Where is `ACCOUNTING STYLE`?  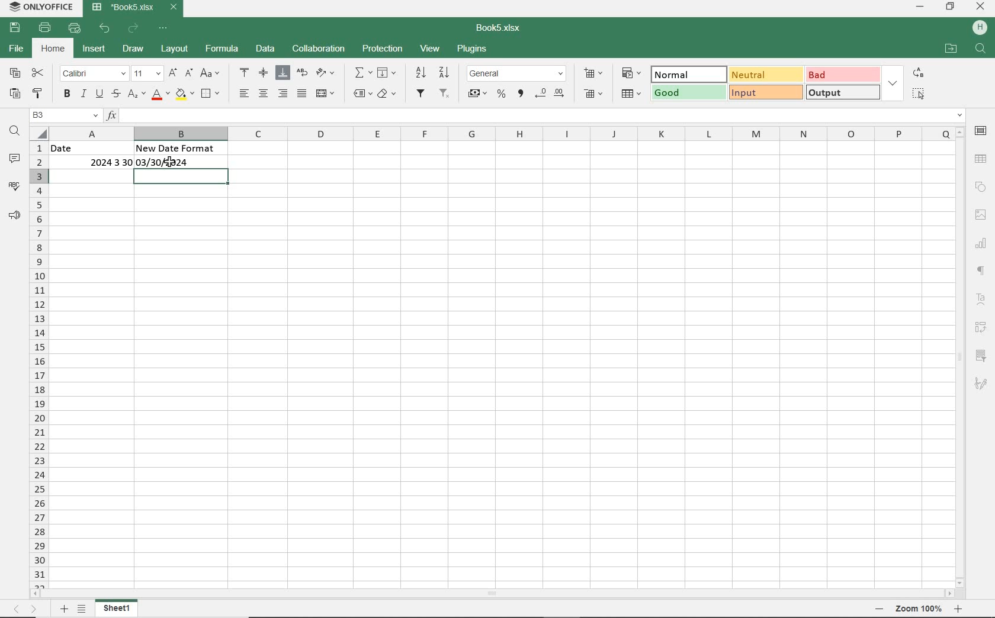
ACCOUNTING STYLE is located at coordinates (479, 95).